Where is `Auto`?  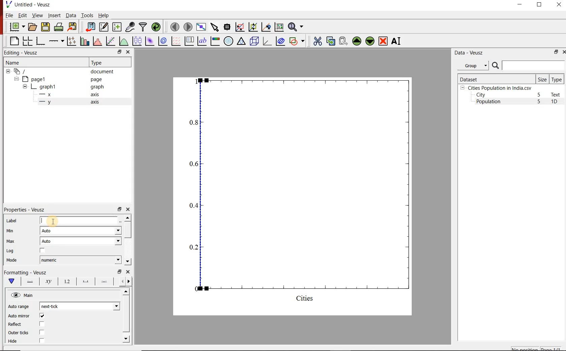 Auto is located at coordinates (81, 241).